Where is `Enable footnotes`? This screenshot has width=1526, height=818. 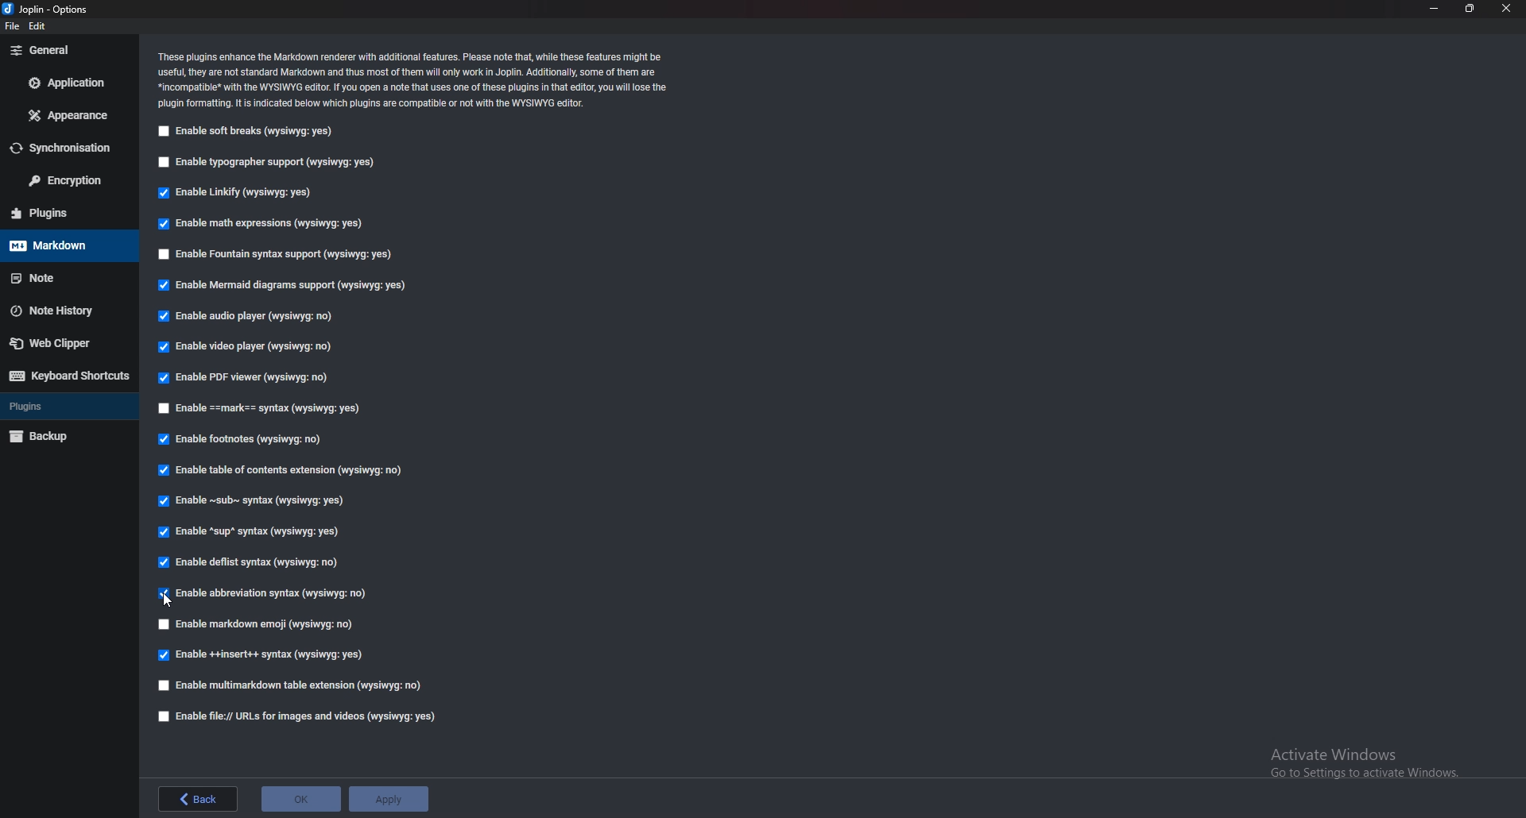
Enable footnotes is located at coordinates (241, 440).